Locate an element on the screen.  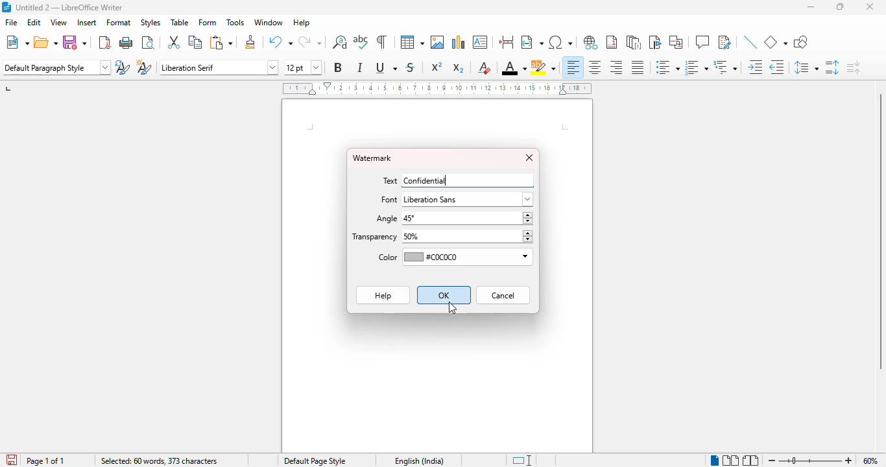
bold is located at coordinates (337, 67).